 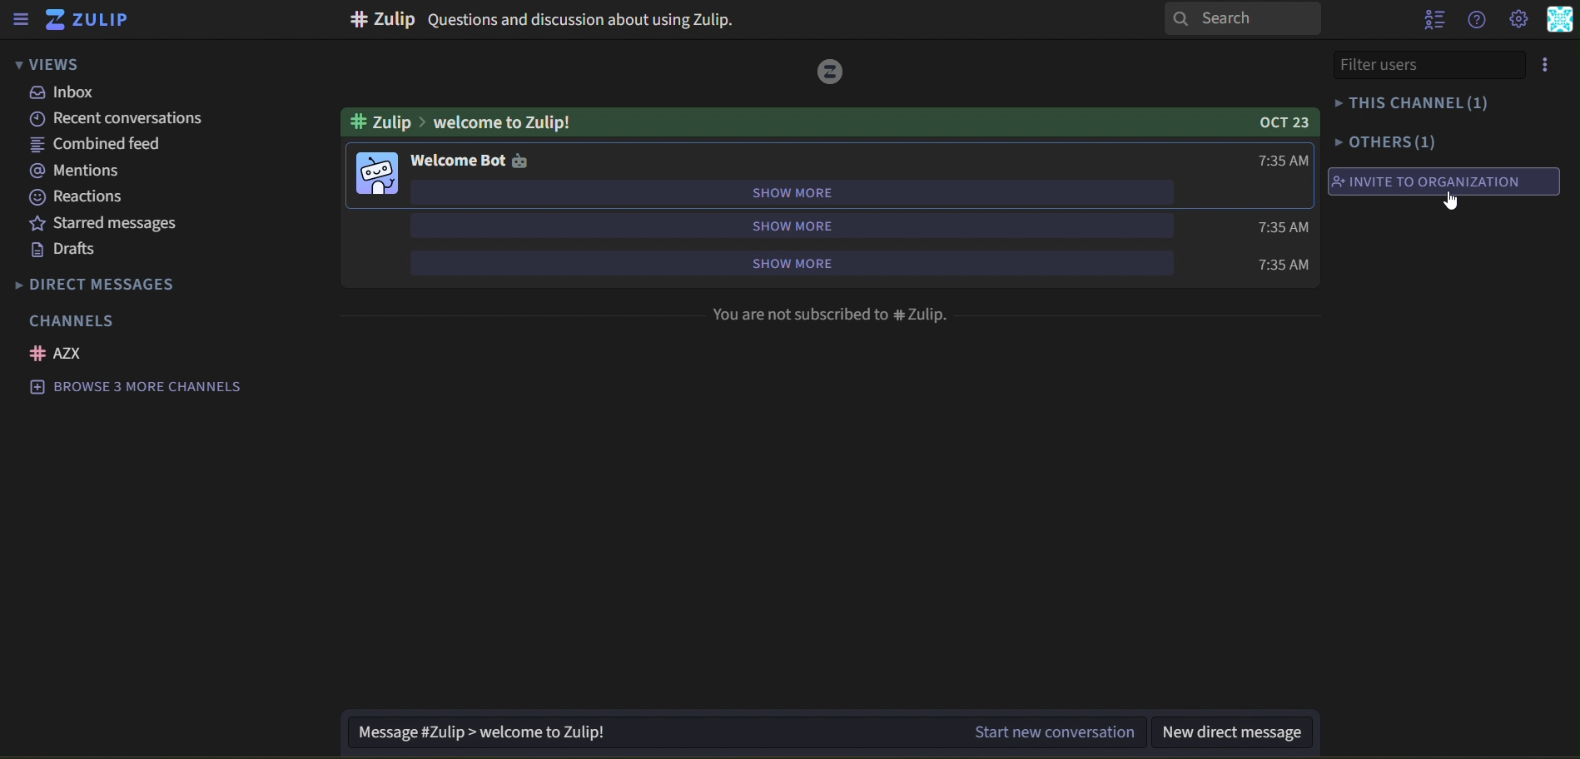 What do you see at coordinates (1281, 264) in the screenshot?
I see `time` at bounding box center [1281, 264].